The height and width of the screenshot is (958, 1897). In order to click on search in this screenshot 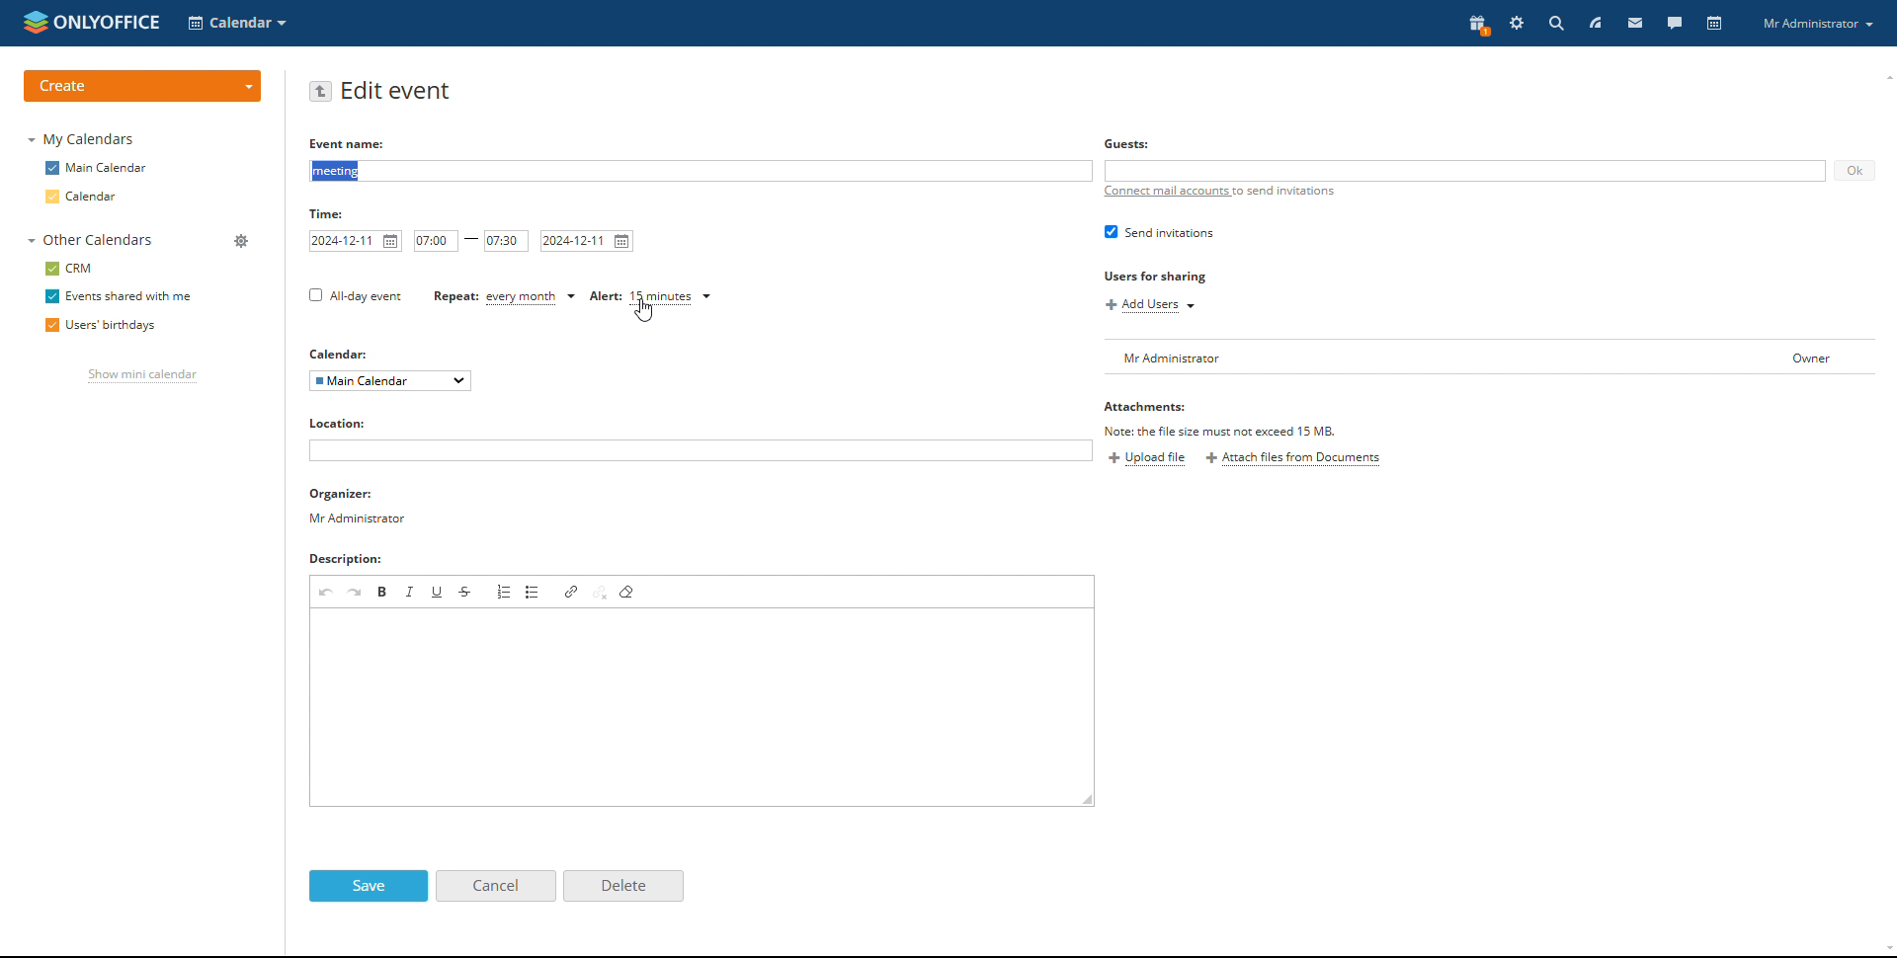, I will do `click(1555, 24)`.